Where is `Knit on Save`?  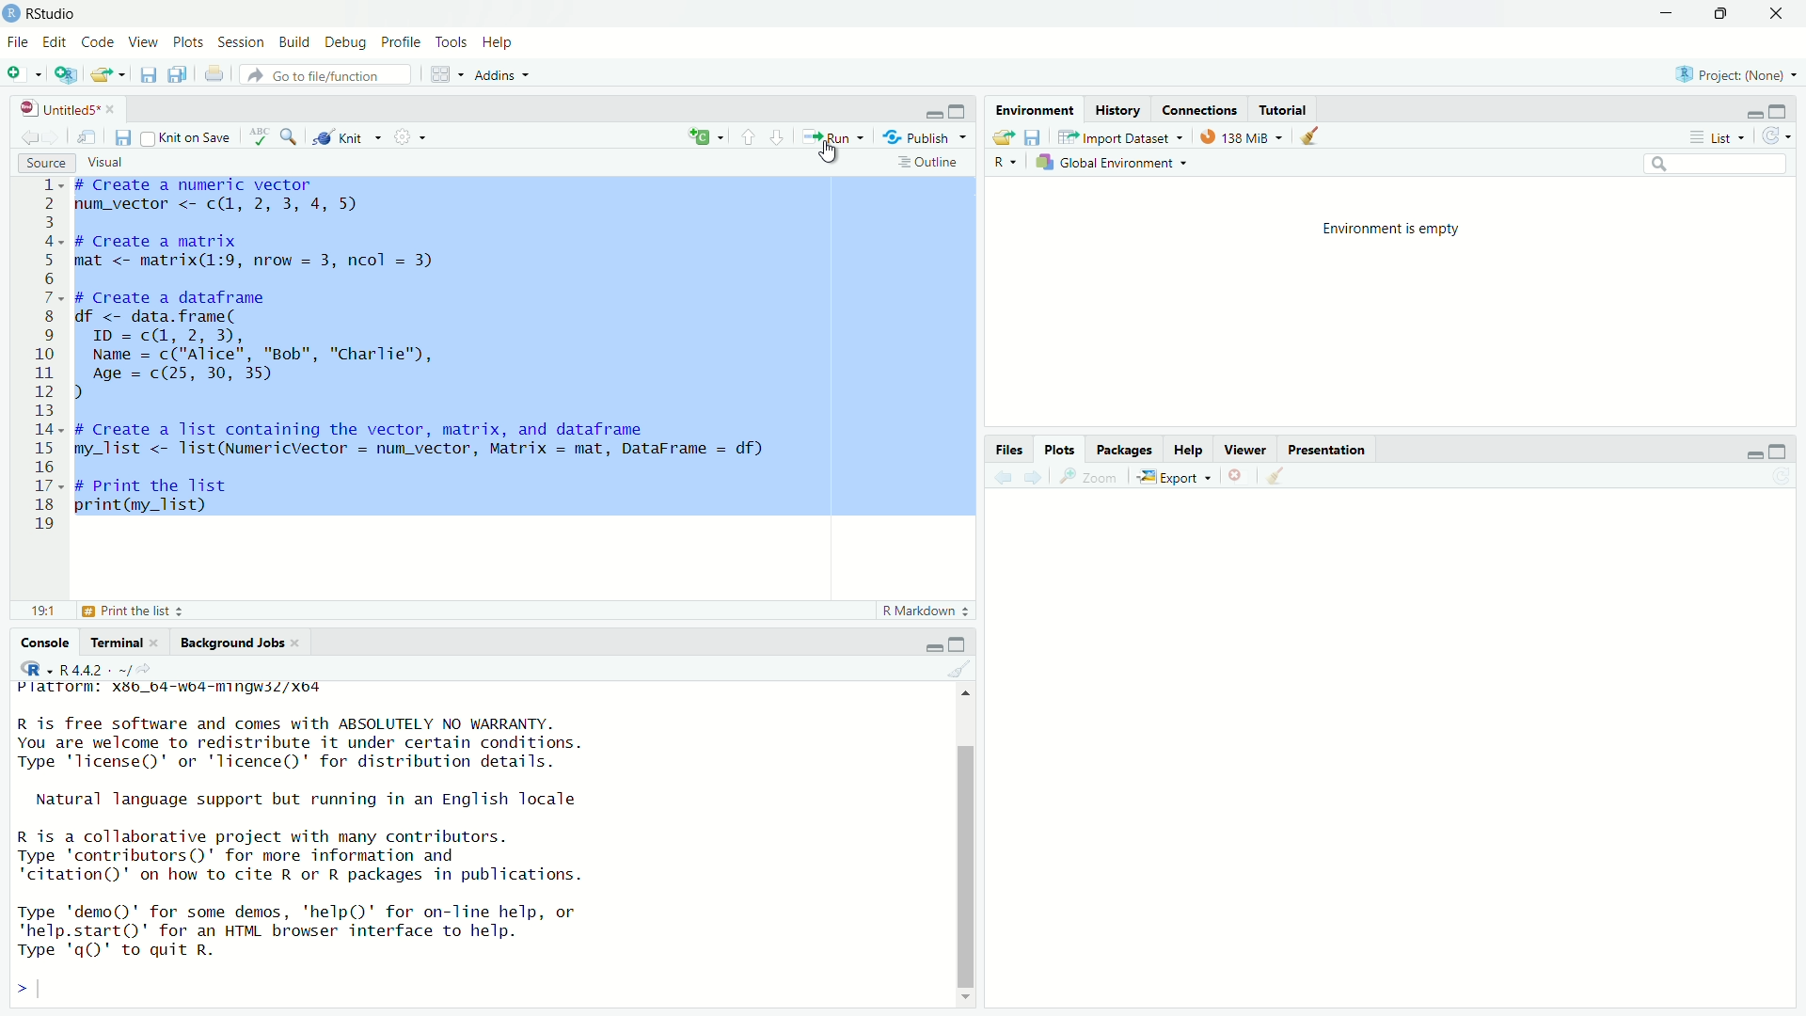
Knit on Save is located at coordinates (183, 136).